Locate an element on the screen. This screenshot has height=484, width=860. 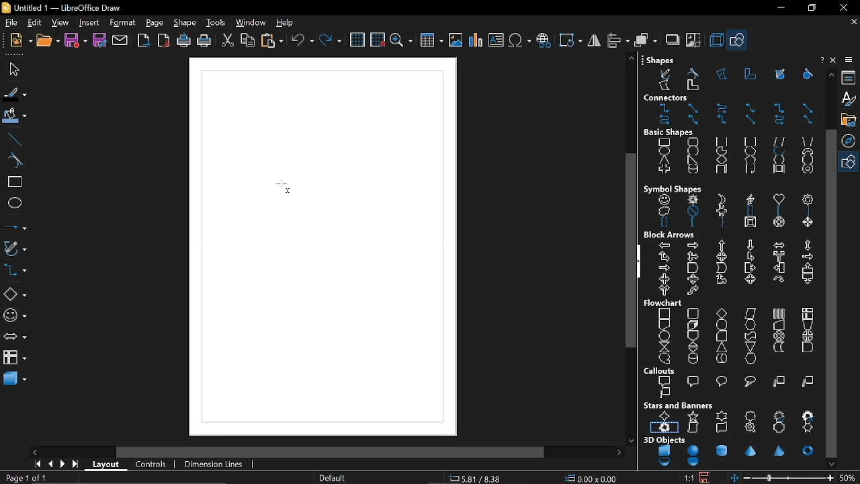
Cursor is located at coordinates (282, 187).